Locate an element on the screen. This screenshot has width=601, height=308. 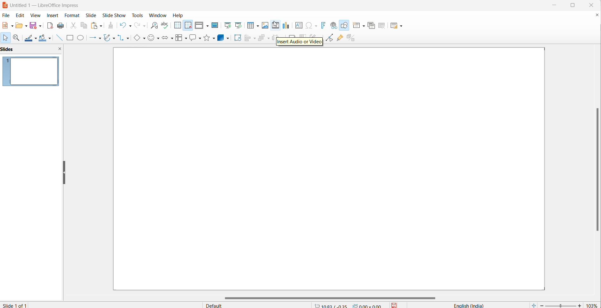
crop image is located at coordinates (303, 35).